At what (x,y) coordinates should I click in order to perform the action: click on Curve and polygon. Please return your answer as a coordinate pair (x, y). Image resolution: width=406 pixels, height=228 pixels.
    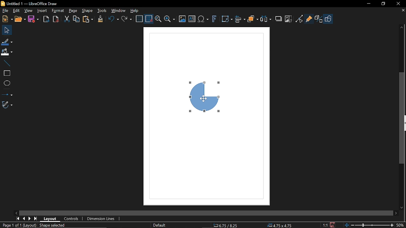
    Looking at the image, I should click on (8, 105).